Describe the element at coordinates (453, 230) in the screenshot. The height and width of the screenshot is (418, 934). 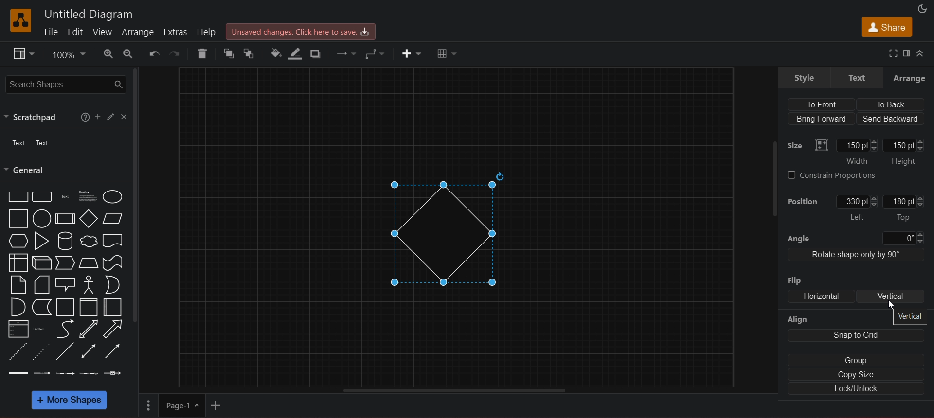
I see `diamond` at that location.